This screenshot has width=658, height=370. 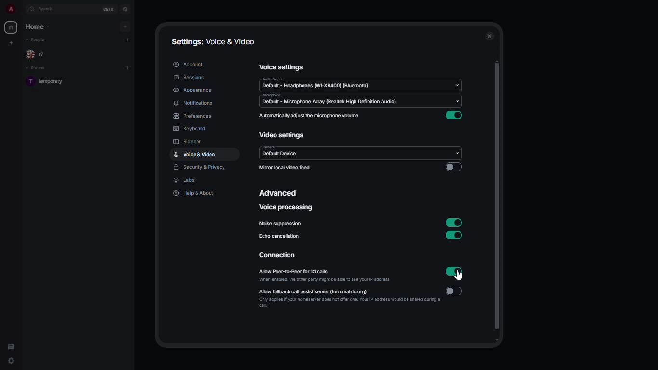 What do you see at coordinates (456, 292) in the screenshot?
I see `disabled` at bounding box center [456, 292].